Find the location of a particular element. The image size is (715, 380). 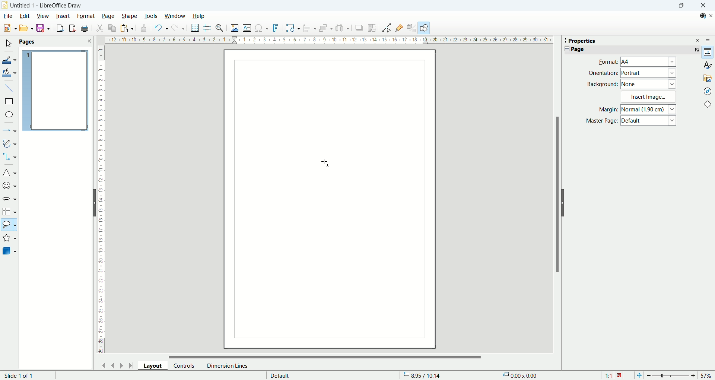

default is located at coordinates (280, 374).